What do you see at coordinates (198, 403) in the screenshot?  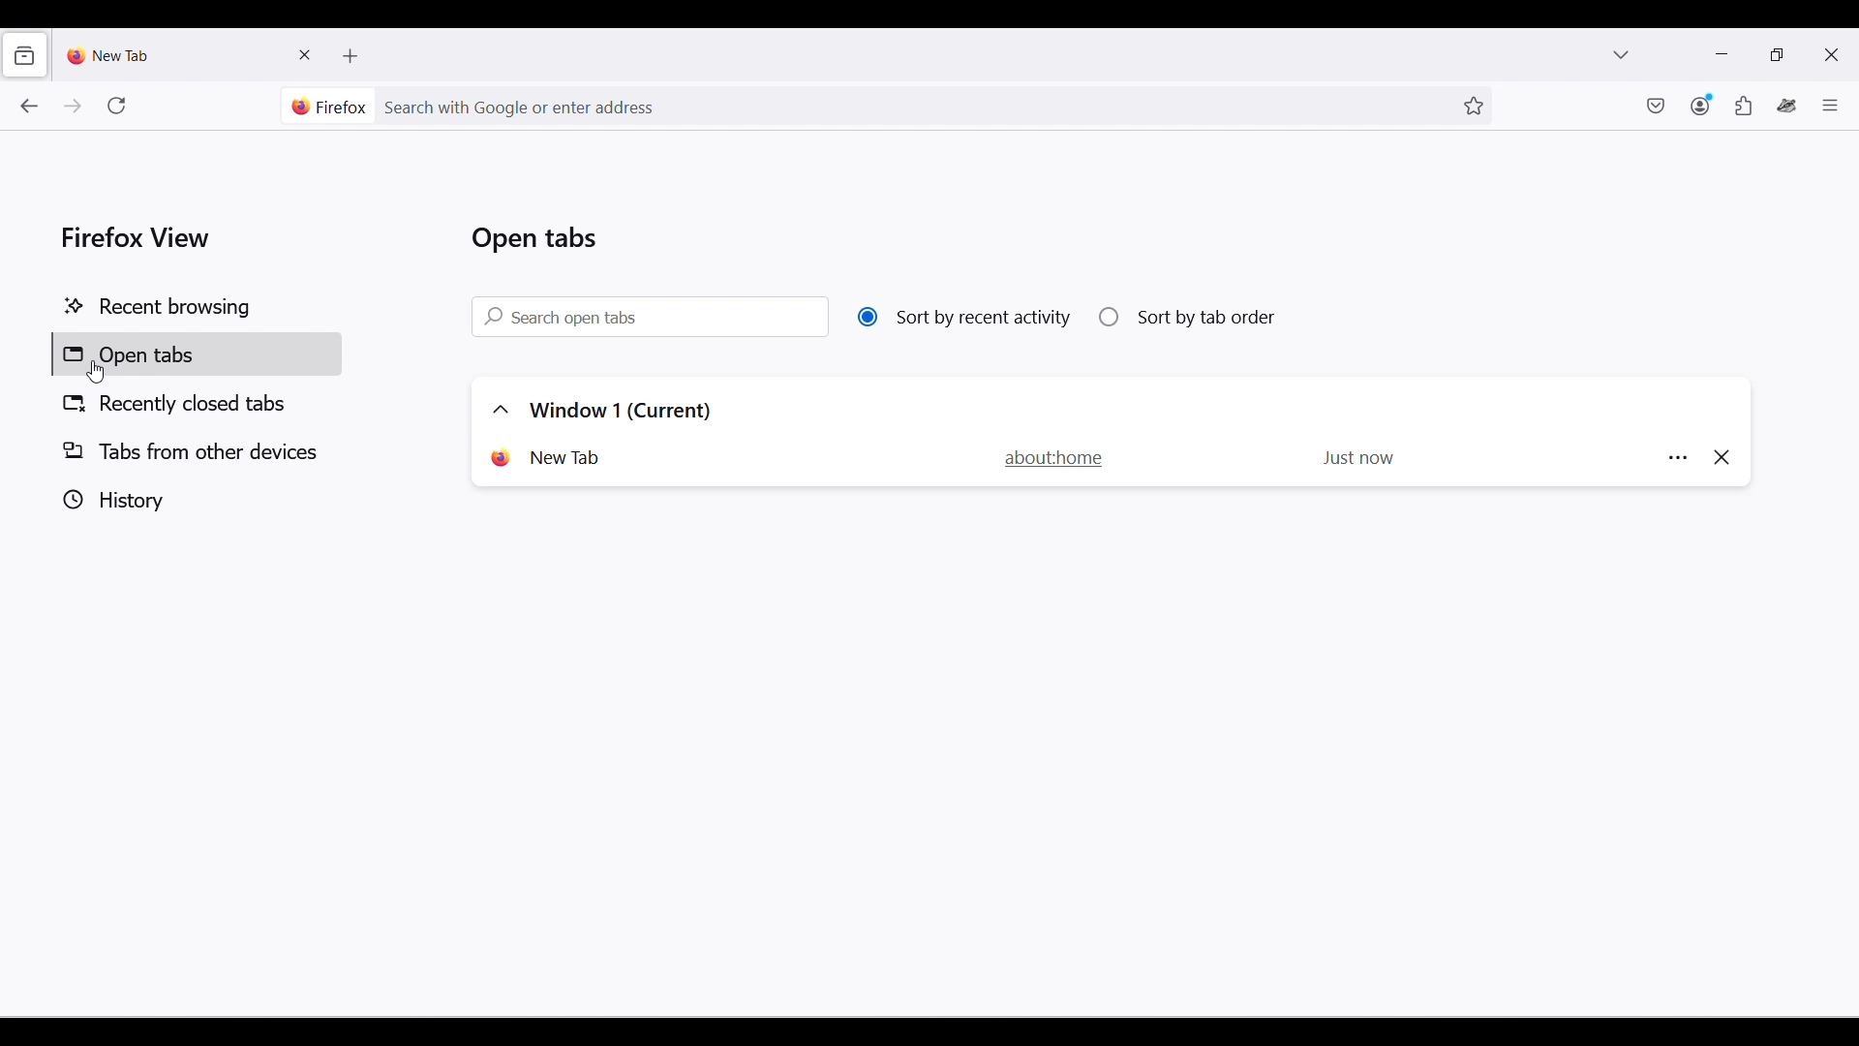 I see `Recently closed tabs` at bounding box center [198, 403].